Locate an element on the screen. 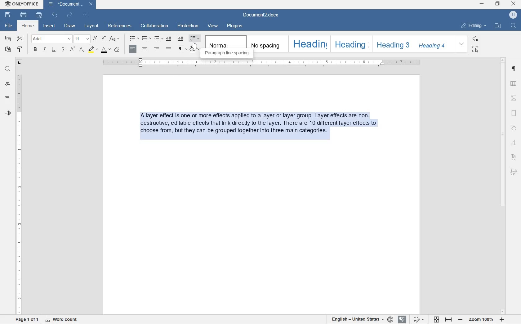  save is located at coordinates (8, 15).